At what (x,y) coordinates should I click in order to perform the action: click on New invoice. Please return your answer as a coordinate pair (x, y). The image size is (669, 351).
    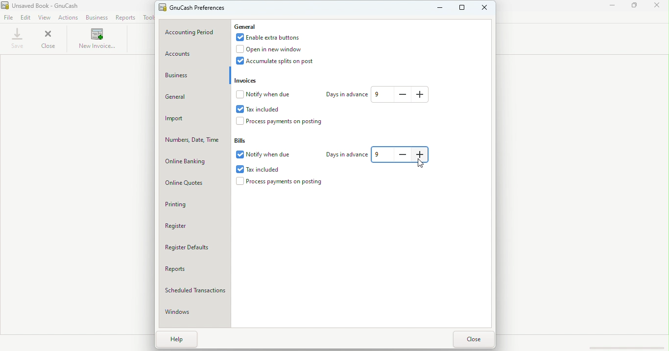
    Looking at the image, I should click on (96, 40).